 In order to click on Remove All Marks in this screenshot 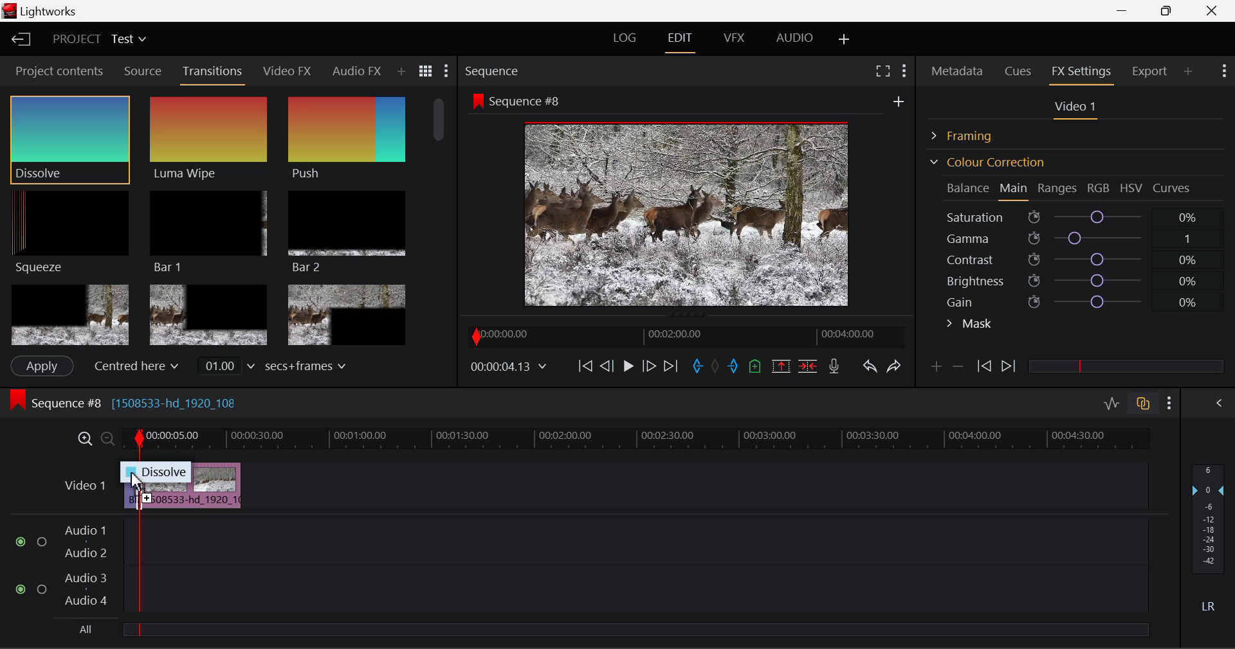, I will do `click(717, 368)`.